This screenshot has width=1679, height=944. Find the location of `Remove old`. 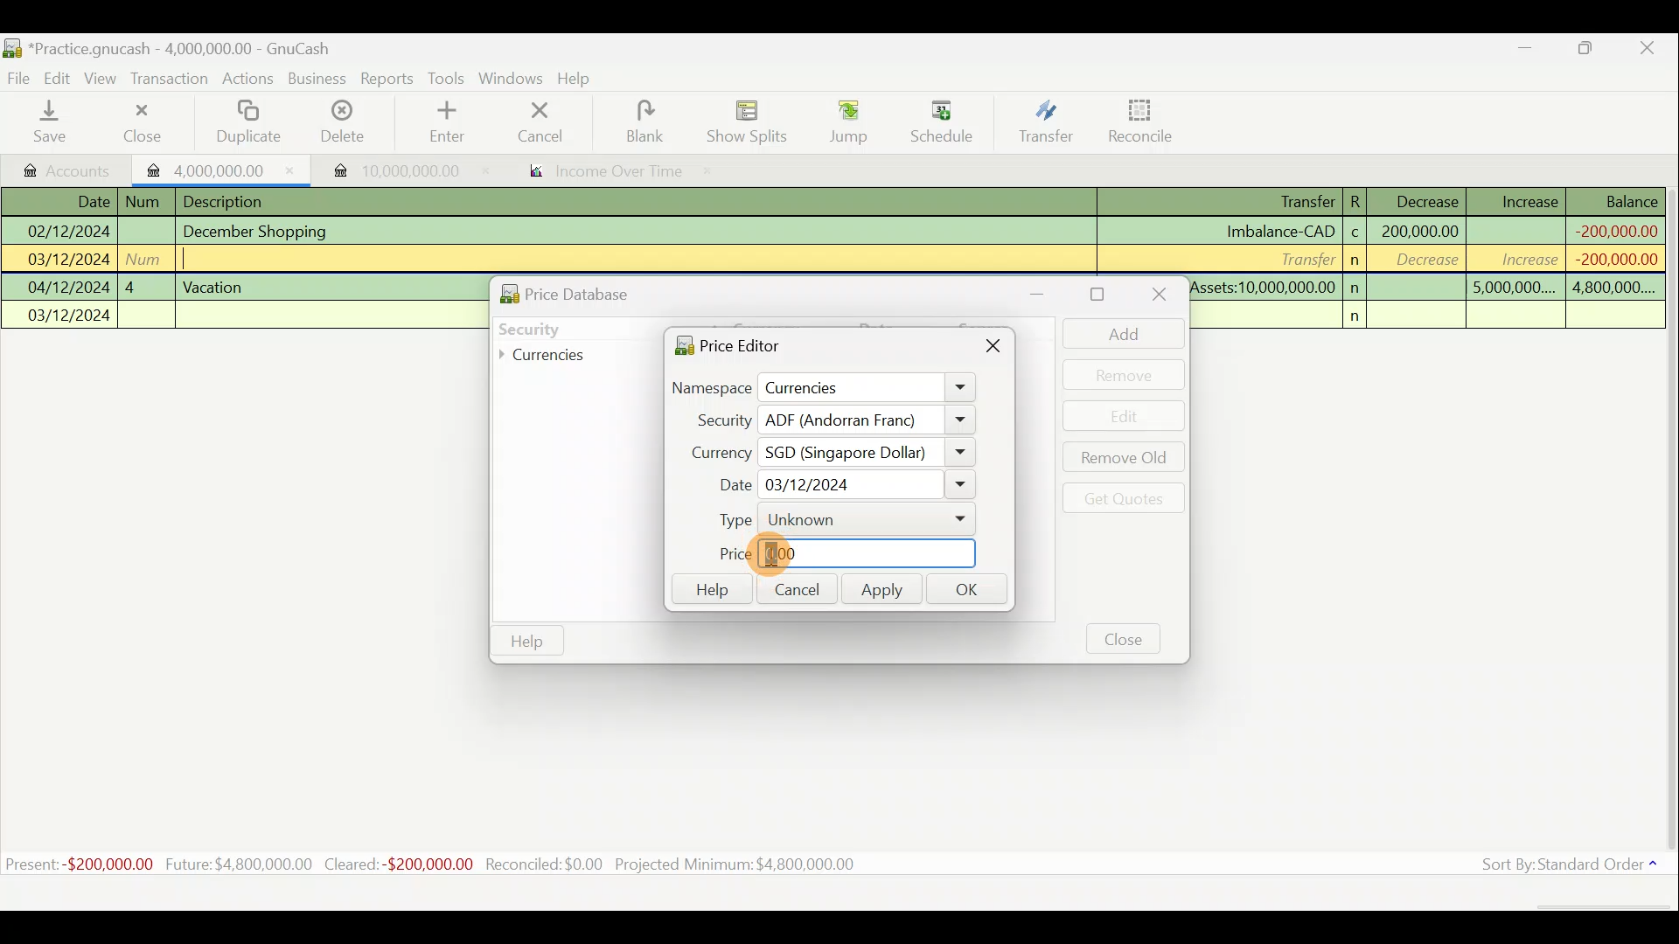

Remove old is located at coordinates (1120, 459).